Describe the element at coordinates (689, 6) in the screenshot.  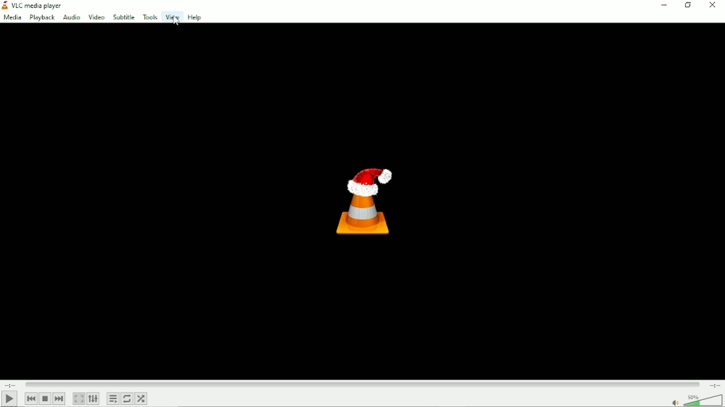
I see `Restore down` at that location.